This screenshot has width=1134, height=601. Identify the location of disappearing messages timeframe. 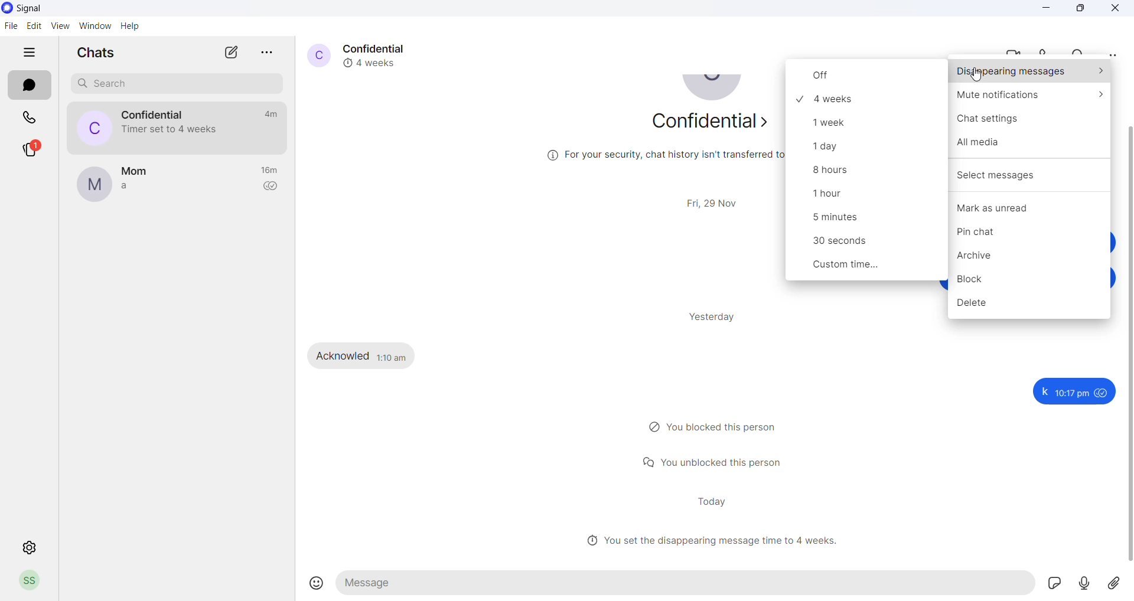
(871, 267).